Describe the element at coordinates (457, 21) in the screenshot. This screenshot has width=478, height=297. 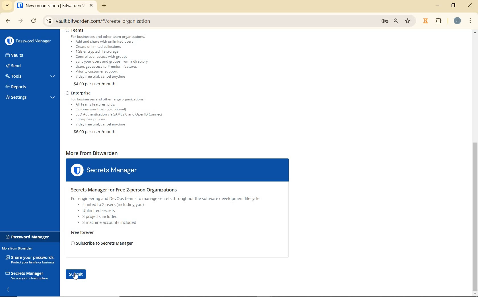
I see `account name` at that location.